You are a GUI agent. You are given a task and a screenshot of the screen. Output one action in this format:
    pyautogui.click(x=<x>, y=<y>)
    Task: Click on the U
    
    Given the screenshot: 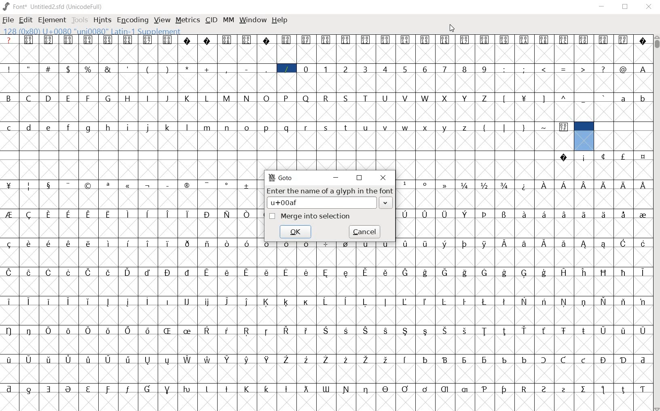 What is the action you would take?
    pyautogui.click(x=386, y=98)
    